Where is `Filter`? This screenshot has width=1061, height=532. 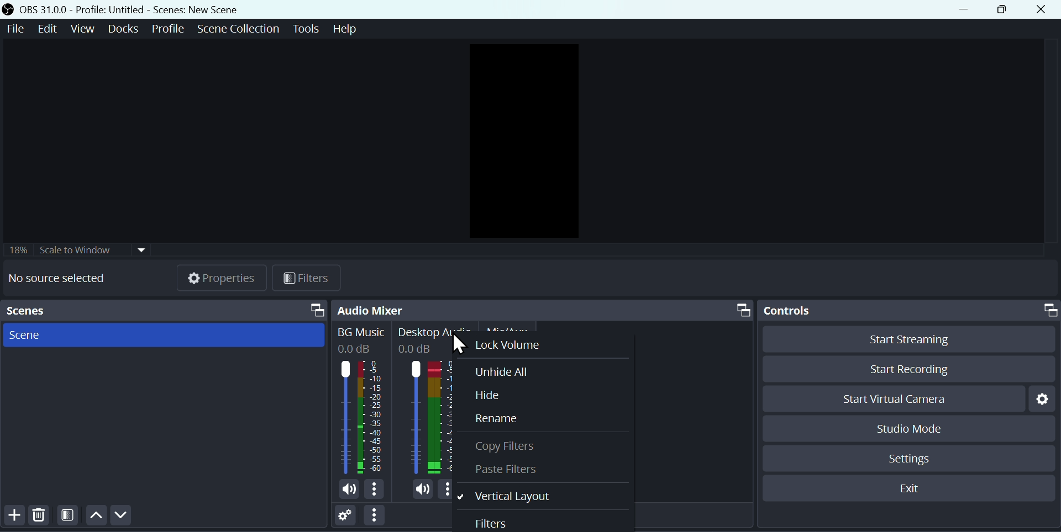
Filter is located at coordinates (306, 279).